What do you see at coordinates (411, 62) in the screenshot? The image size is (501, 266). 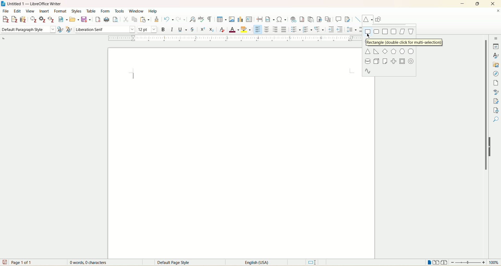 I see `ring` at bounding box center [411, 62].